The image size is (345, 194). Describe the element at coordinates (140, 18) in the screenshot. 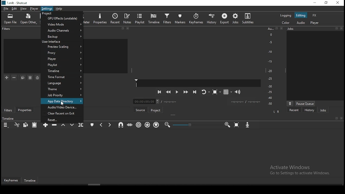

I see `playlist` at that location.